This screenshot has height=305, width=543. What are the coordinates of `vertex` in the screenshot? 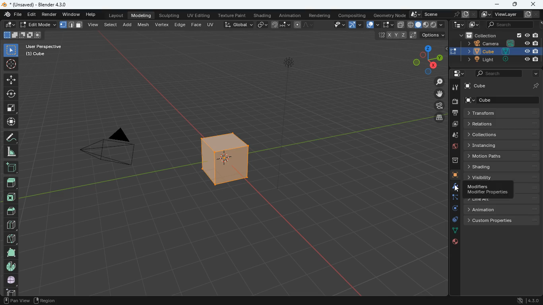 It's located at (163, 25).